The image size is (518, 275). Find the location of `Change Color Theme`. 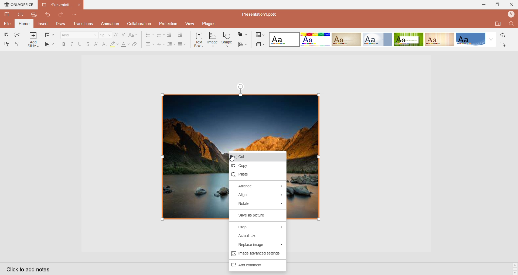

Change Color Theme is located at coordinates (260, 34).